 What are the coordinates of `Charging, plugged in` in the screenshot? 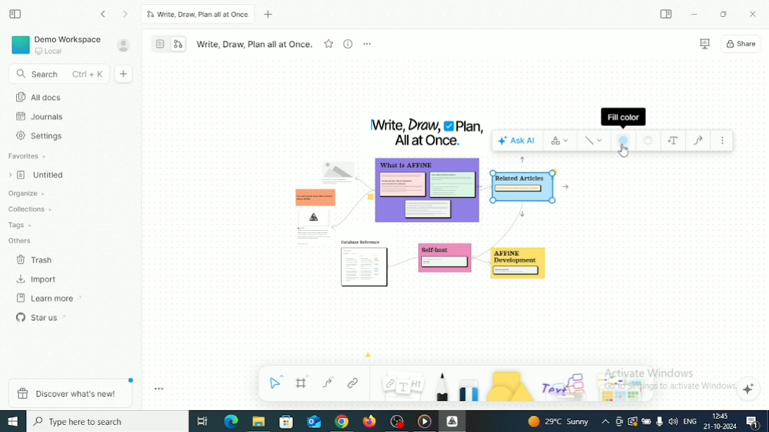 It's located at (646, 420).